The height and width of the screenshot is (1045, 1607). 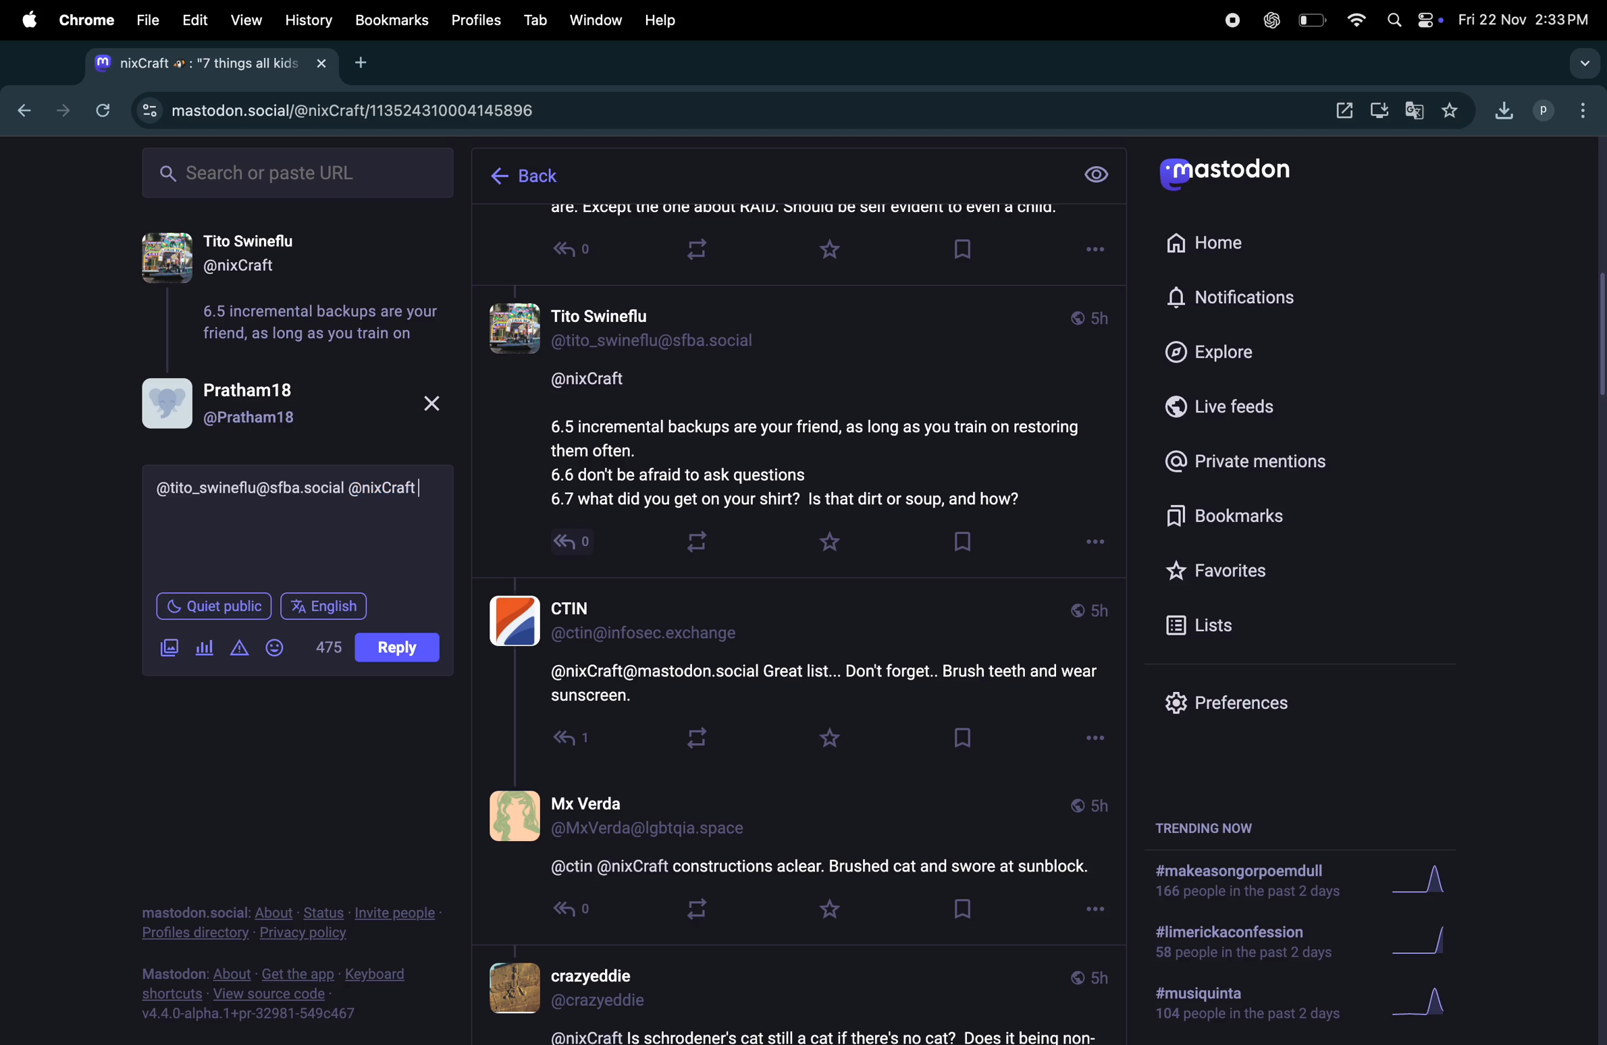 I want to click on private mentions, so click(x=1262, y=461).